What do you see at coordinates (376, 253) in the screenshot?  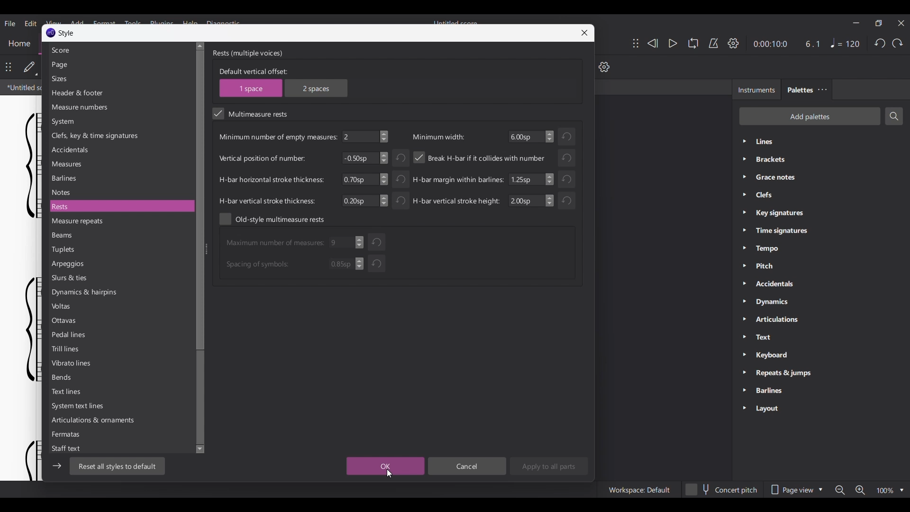 I see `Undo respective inputs` at bounding box center [376, 253].